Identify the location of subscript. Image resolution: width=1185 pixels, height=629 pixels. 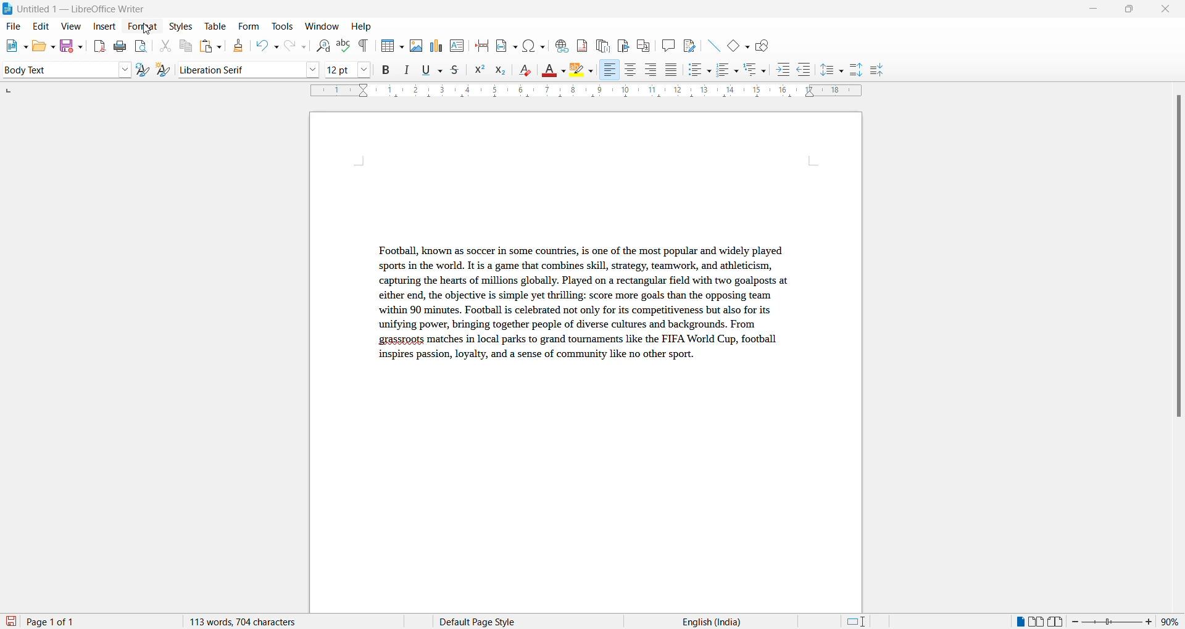
(504, 72).